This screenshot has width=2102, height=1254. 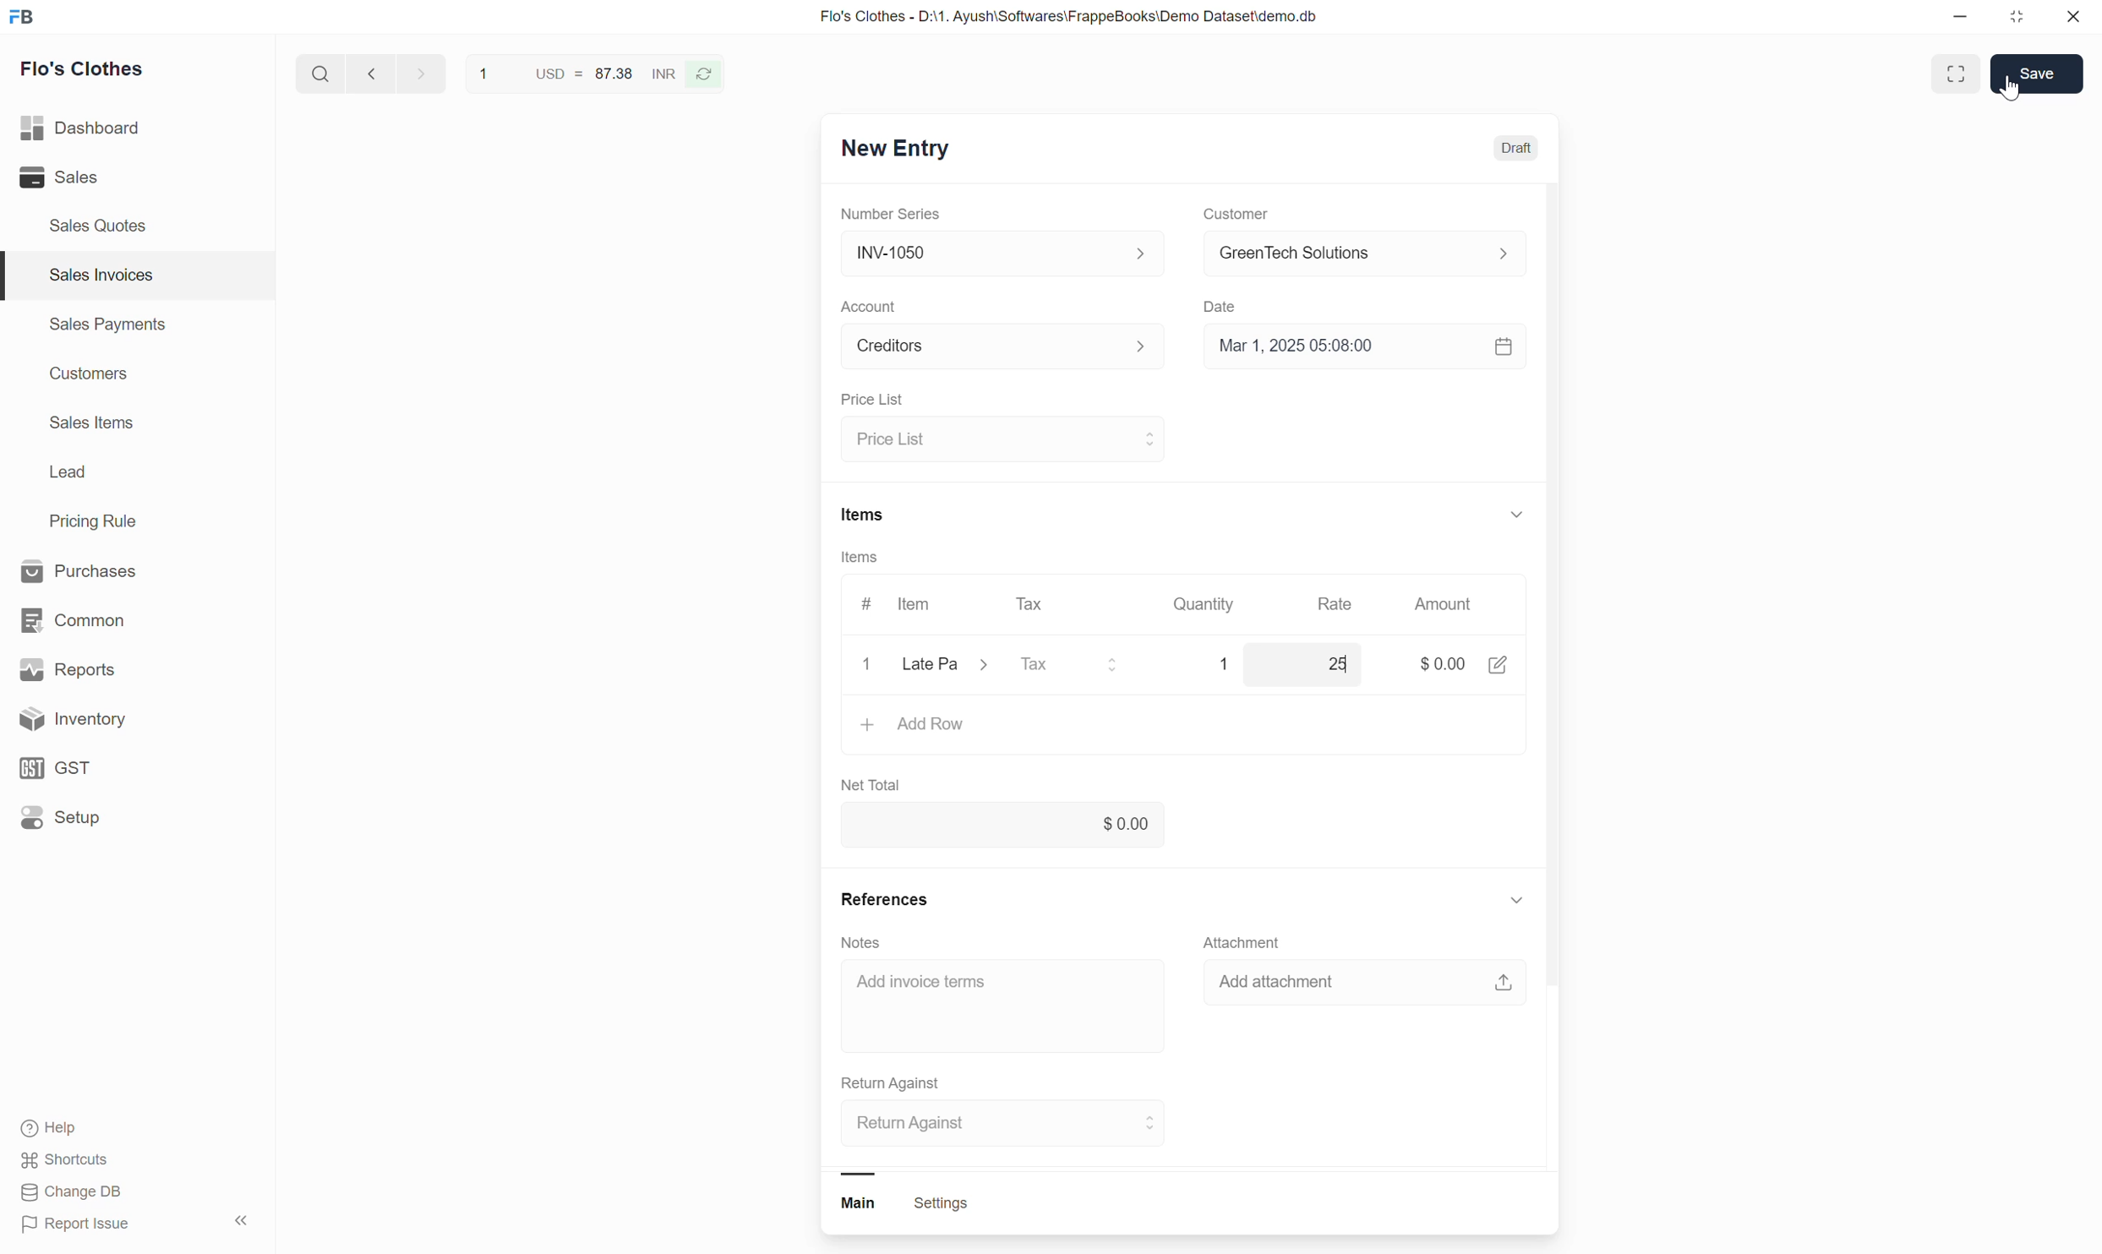 I want to click on Change DB, so click(x=74, y=1195).